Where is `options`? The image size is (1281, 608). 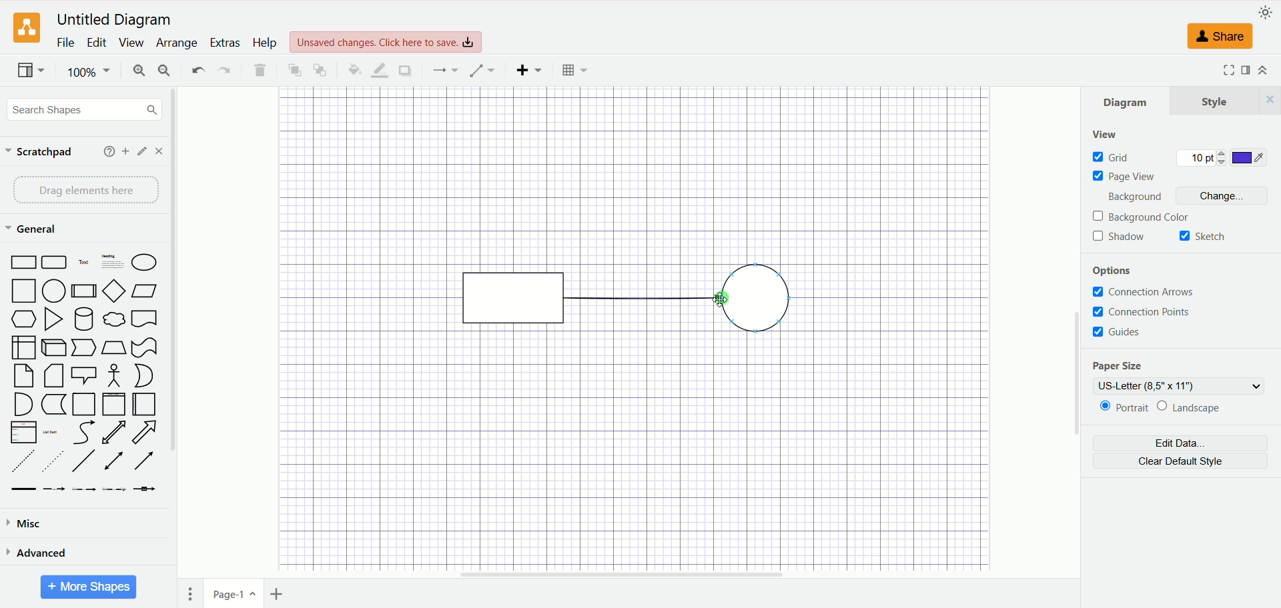 options is located at coordinates (1116, 272).